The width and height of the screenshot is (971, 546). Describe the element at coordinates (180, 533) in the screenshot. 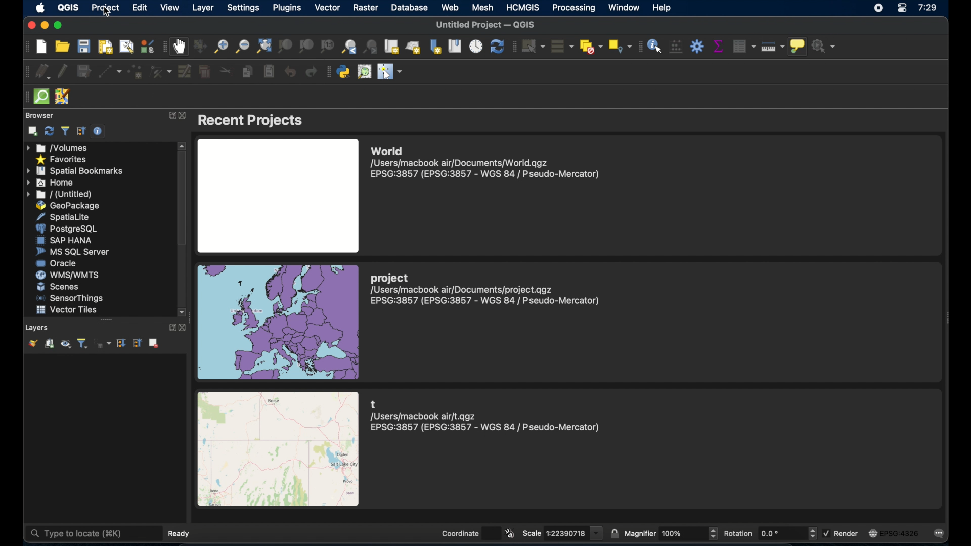

I see `ready` at that location.